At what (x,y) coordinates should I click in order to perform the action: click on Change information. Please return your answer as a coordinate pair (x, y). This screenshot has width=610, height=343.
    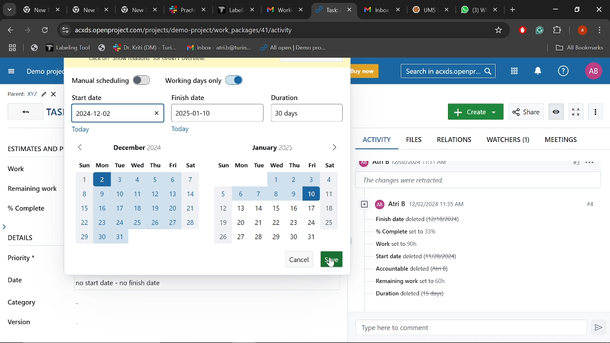
    Looking at the image, I should click on (479, 180).